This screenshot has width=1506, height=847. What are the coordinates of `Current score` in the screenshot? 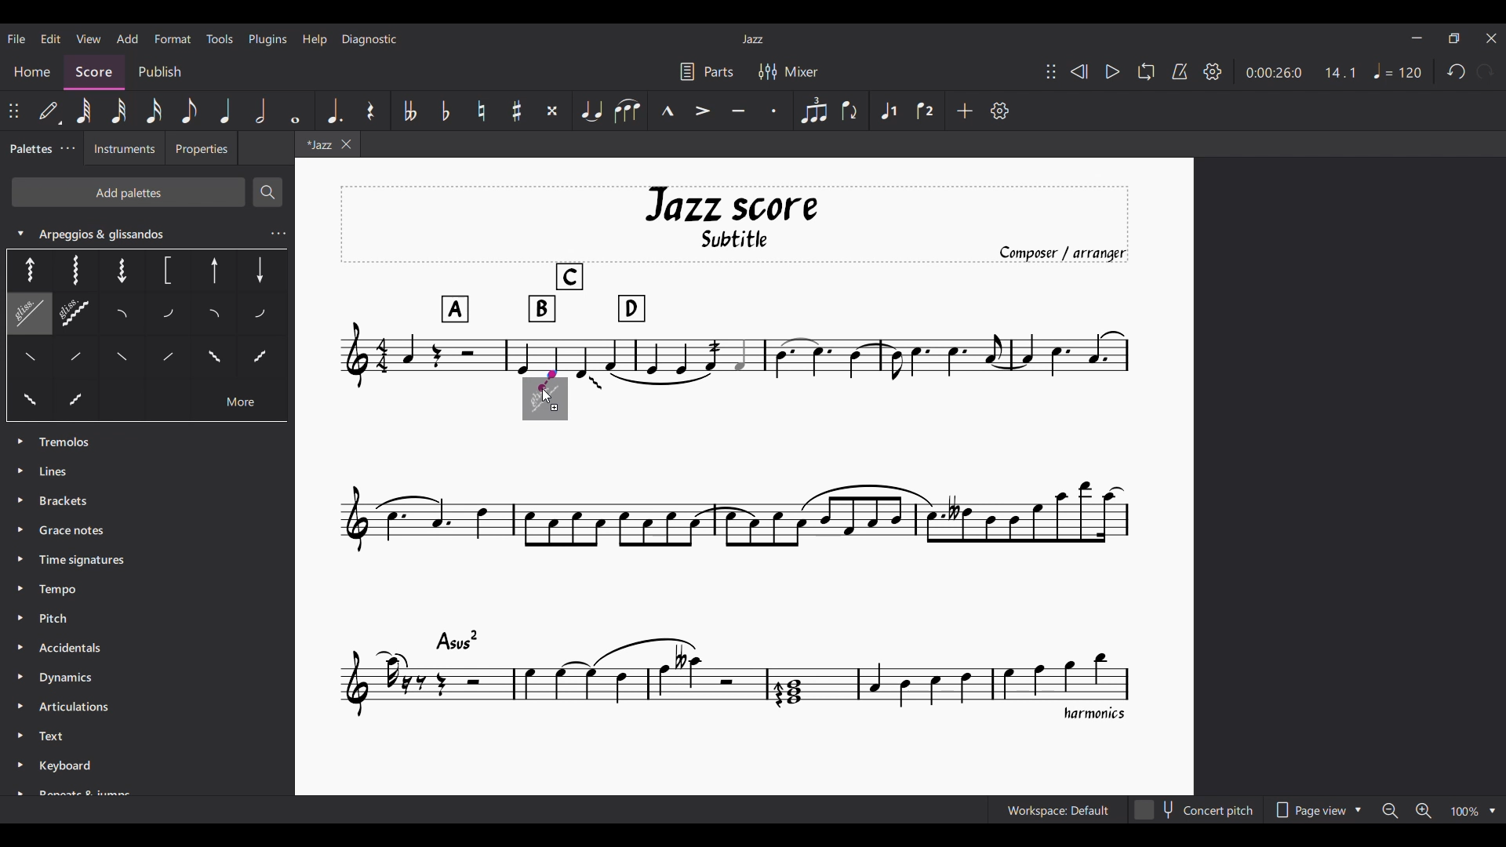 It's located at (750, 453).